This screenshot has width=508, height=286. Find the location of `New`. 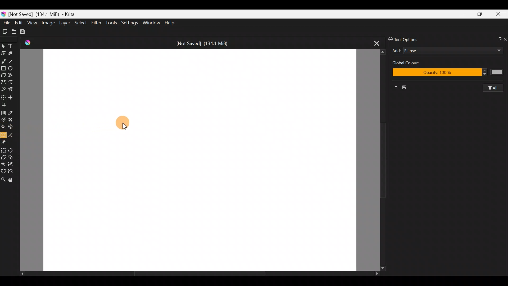

New is located at coordinates (393, 88).